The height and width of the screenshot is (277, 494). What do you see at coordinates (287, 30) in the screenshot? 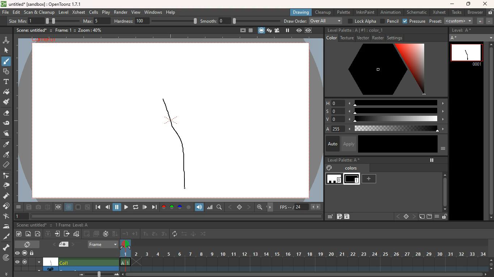
I see `pause` at bounding box center [287, 30].